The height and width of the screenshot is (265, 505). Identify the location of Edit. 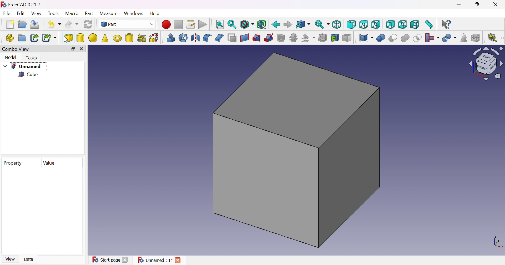
(21, 14).